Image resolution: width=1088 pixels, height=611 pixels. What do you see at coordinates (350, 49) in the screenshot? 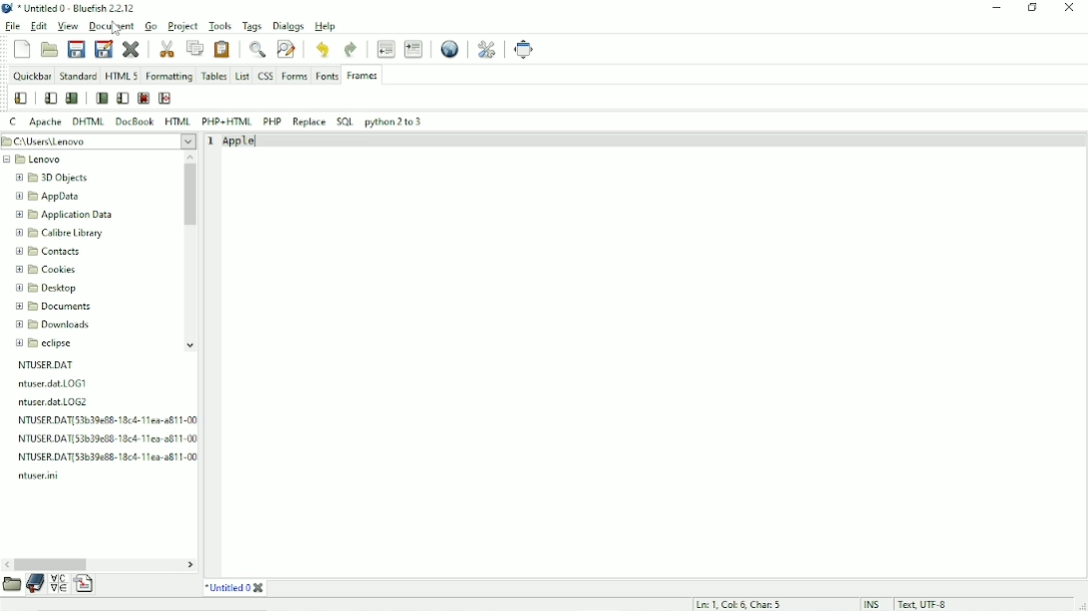
I see `Redo` at bounding box center [350, 49].